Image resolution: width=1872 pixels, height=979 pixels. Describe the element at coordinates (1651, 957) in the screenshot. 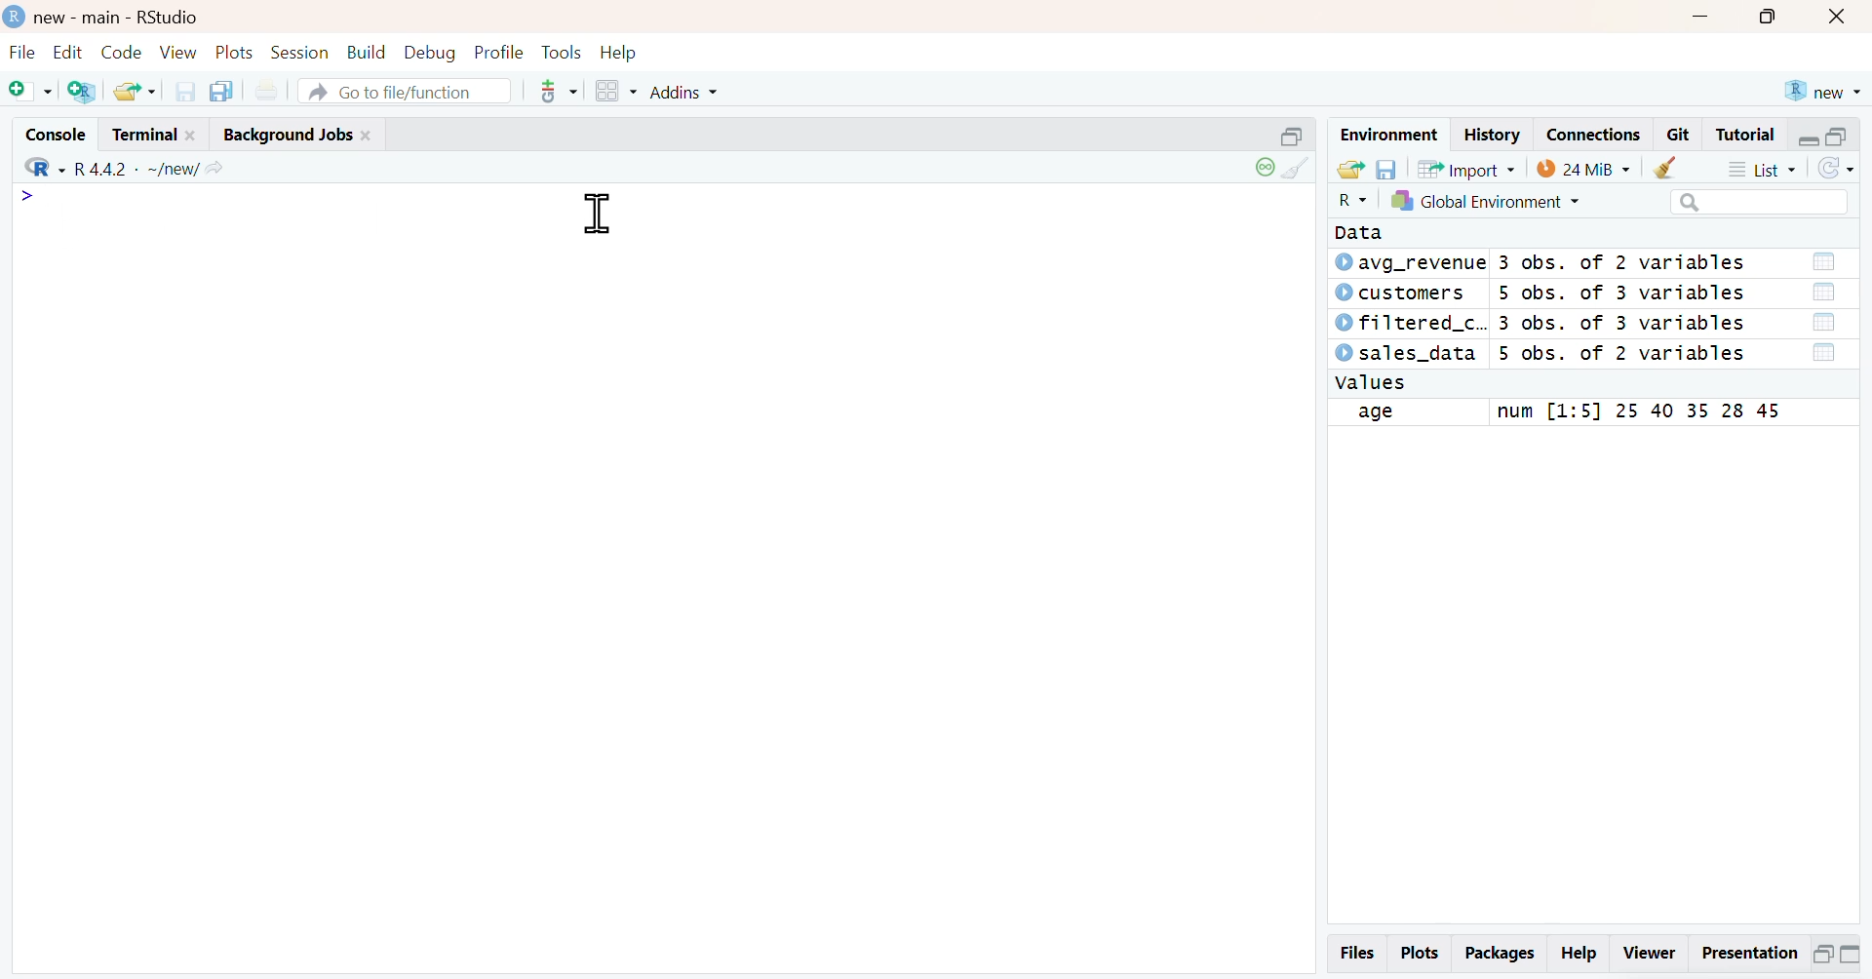

I see `Viewer` at that location.